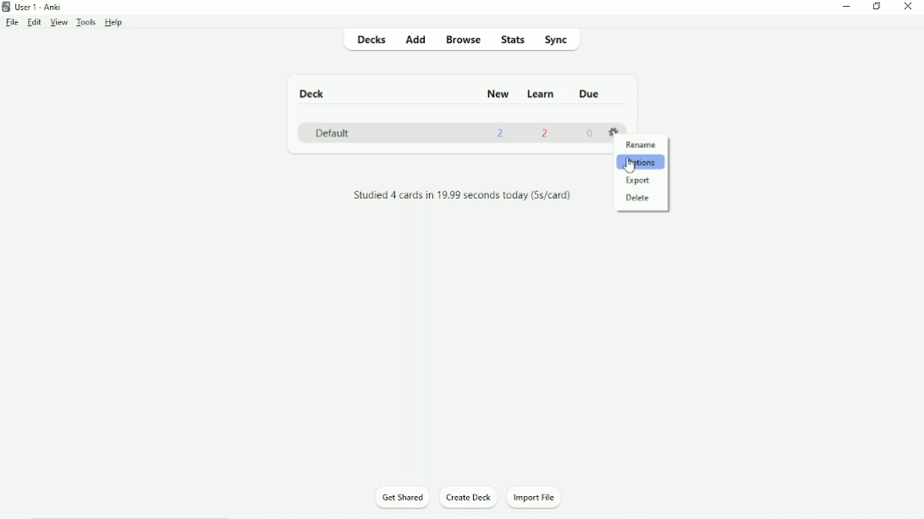 Image resolution: width=924 pixels, height=519 pixels. I want to click on Browse, so click(465, 41).